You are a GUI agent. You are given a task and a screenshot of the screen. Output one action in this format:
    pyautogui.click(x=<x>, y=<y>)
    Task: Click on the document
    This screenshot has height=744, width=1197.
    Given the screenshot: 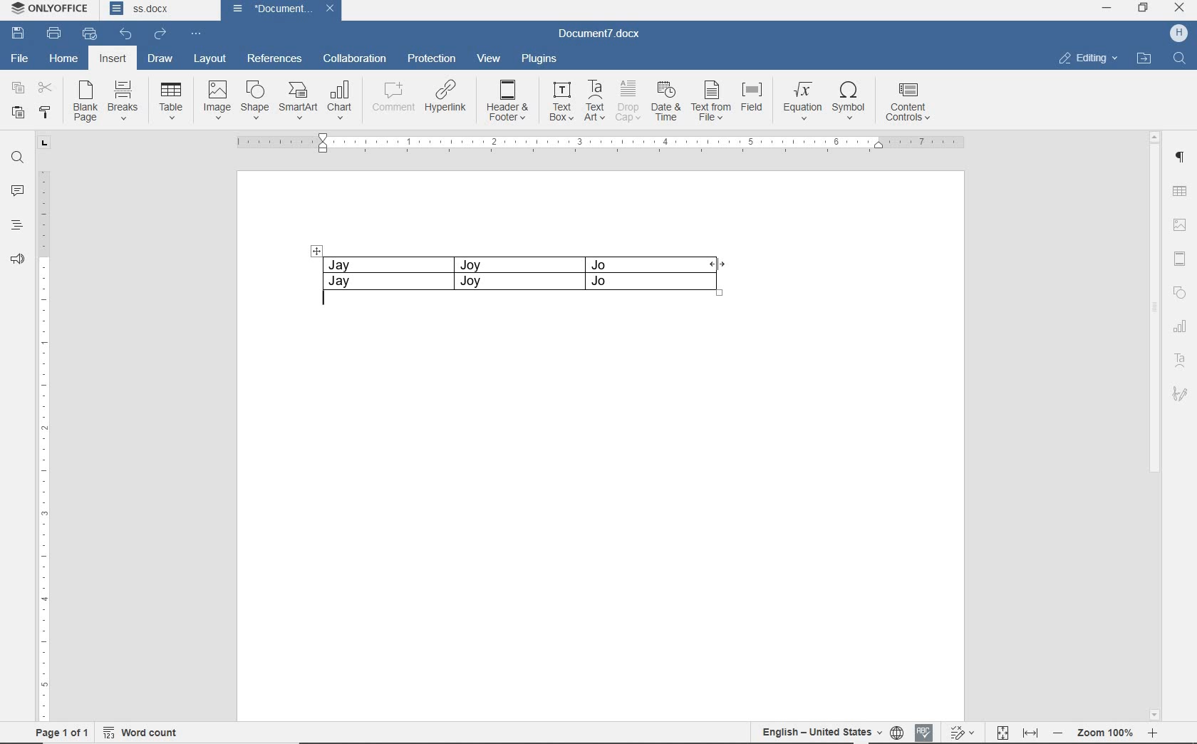 What is the action you would take?
    pyautogui.click(x=266, y=9)
    